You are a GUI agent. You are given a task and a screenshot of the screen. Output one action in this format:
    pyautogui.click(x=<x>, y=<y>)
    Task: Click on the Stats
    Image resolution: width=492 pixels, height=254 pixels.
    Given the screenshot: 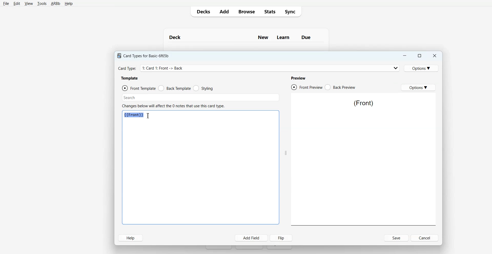 What is the action you would take?
    pyautogui.click(x=269, y=12)
    